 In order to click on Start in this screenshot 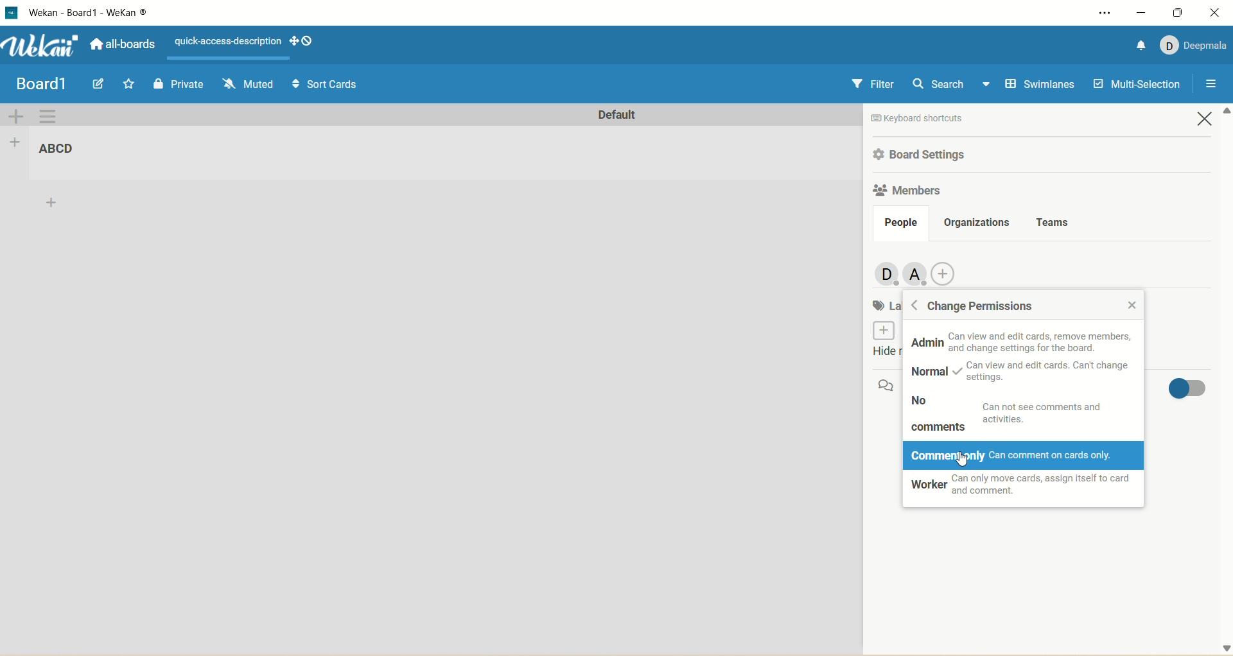, I will do `click(130, 83)`.